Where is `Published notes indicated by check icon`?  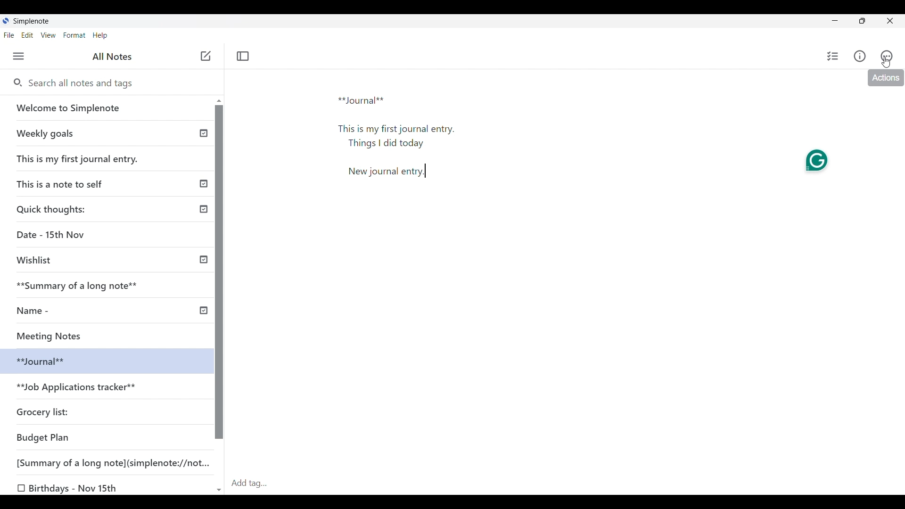 Published notes indicated by check icon is located at coordinates (204, 222).